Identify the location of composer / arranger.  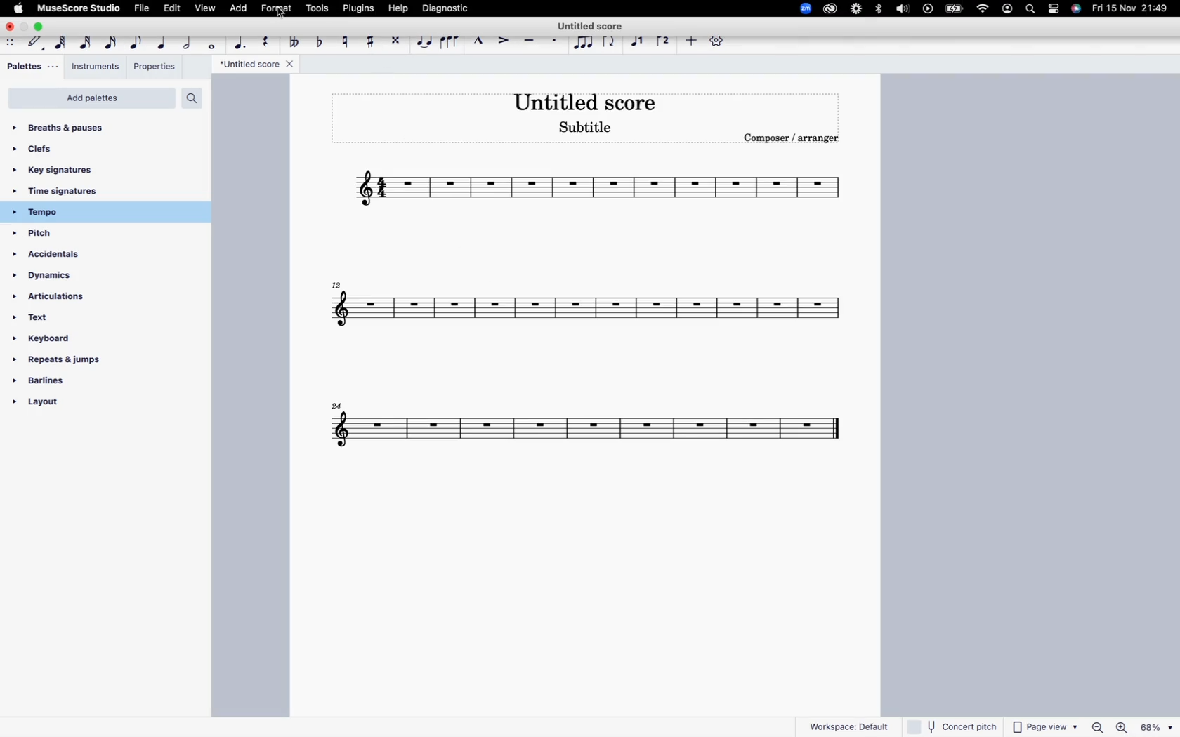
(796, 138).